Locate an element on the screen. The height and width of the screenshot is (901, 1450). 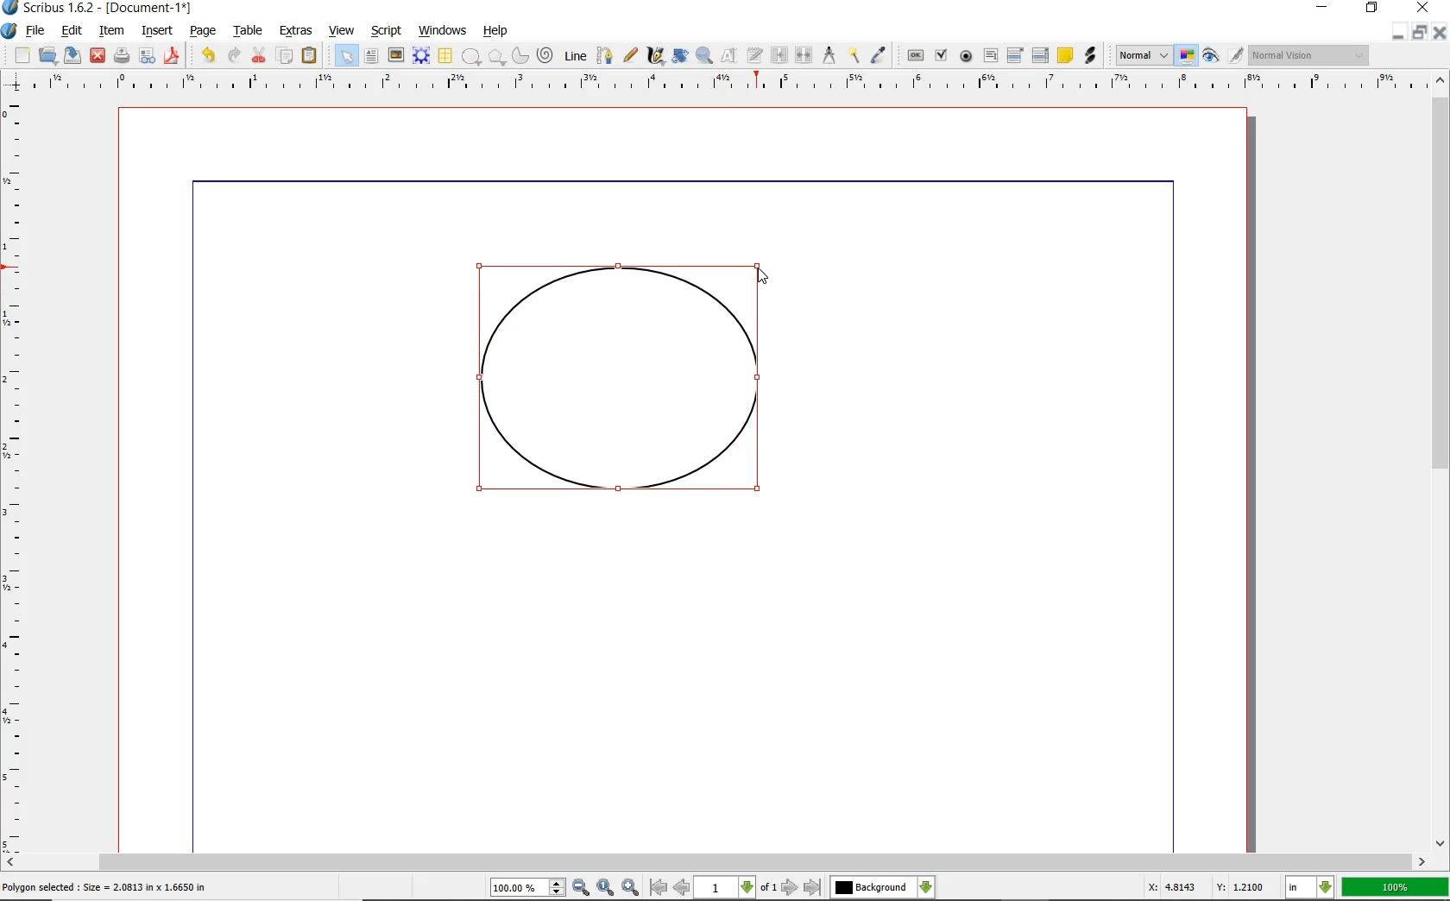
COPY ITEM PROPERTIES is located at coordinates (854, 54).